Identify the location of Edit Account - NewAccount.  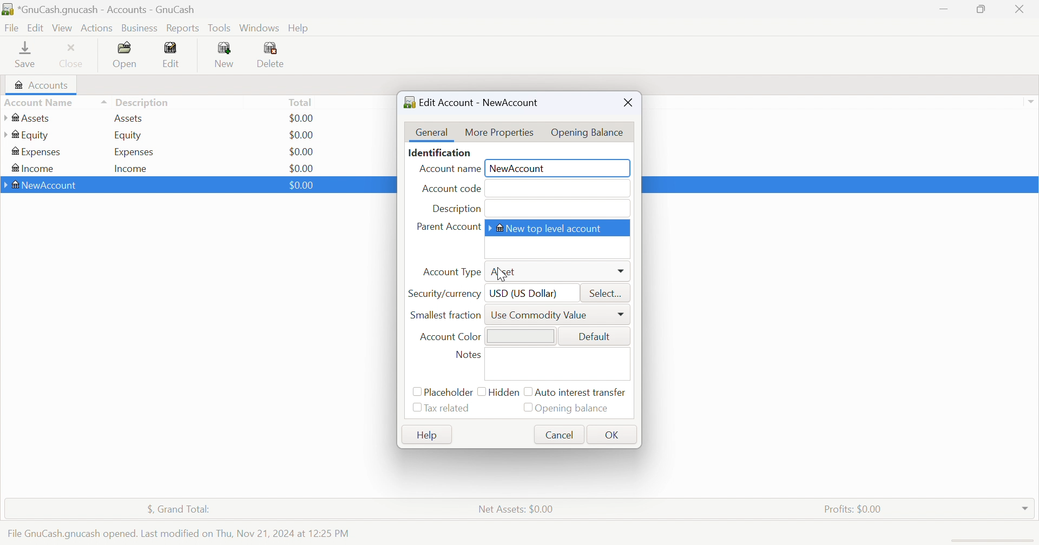
(472, 102).